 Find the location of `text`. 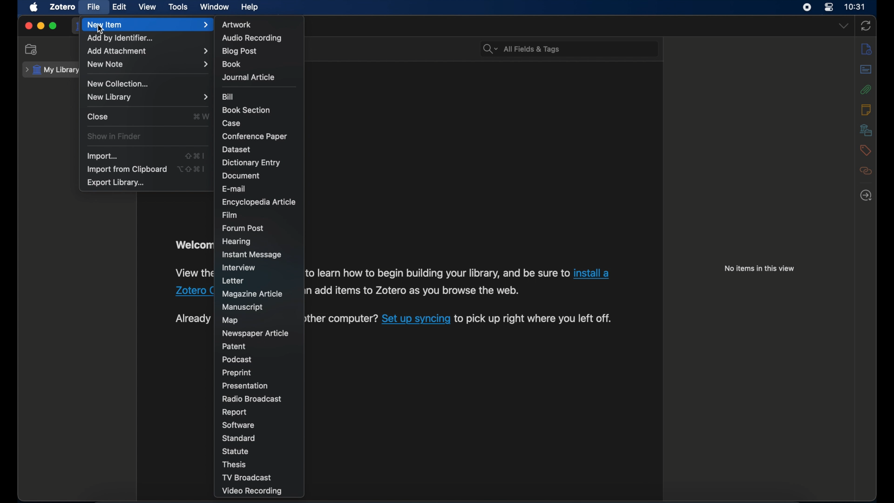

text is located at coordinates (437, 273).